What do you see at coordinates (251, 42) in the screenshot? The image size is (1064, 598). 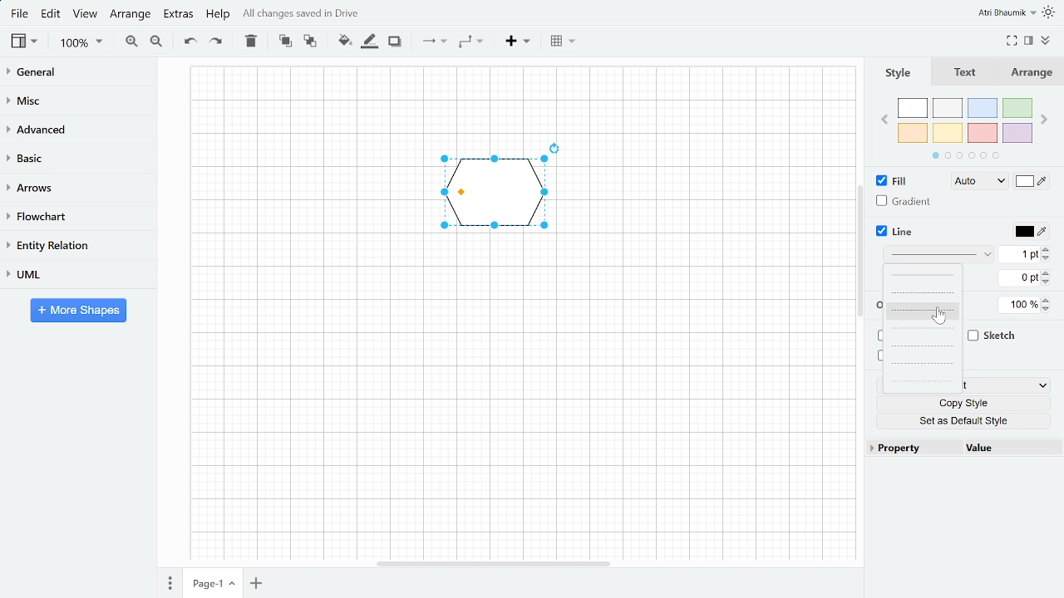 I see `Delete` at bounding box center [251, 42].